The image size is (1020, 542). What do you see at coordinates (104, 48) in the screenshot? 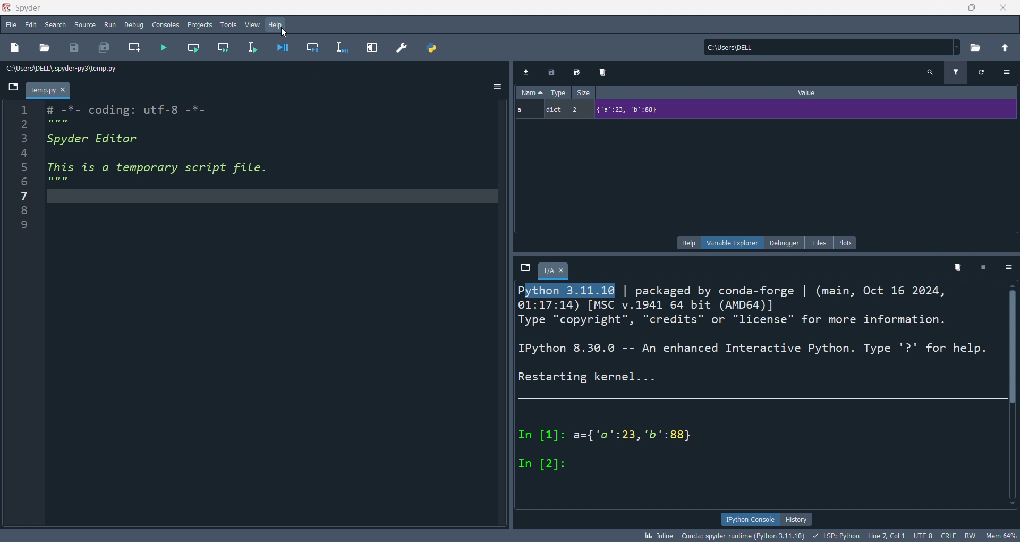
I see `save all` at bounding box center [104, 48].